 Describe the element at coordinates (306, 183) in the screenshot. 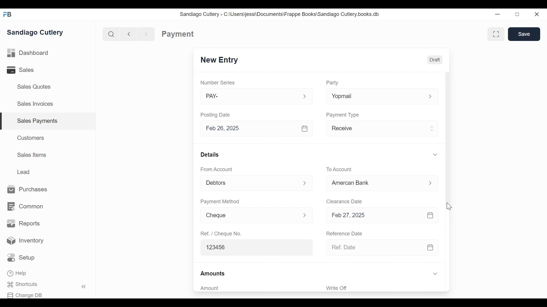

I see `Expand` at that location.